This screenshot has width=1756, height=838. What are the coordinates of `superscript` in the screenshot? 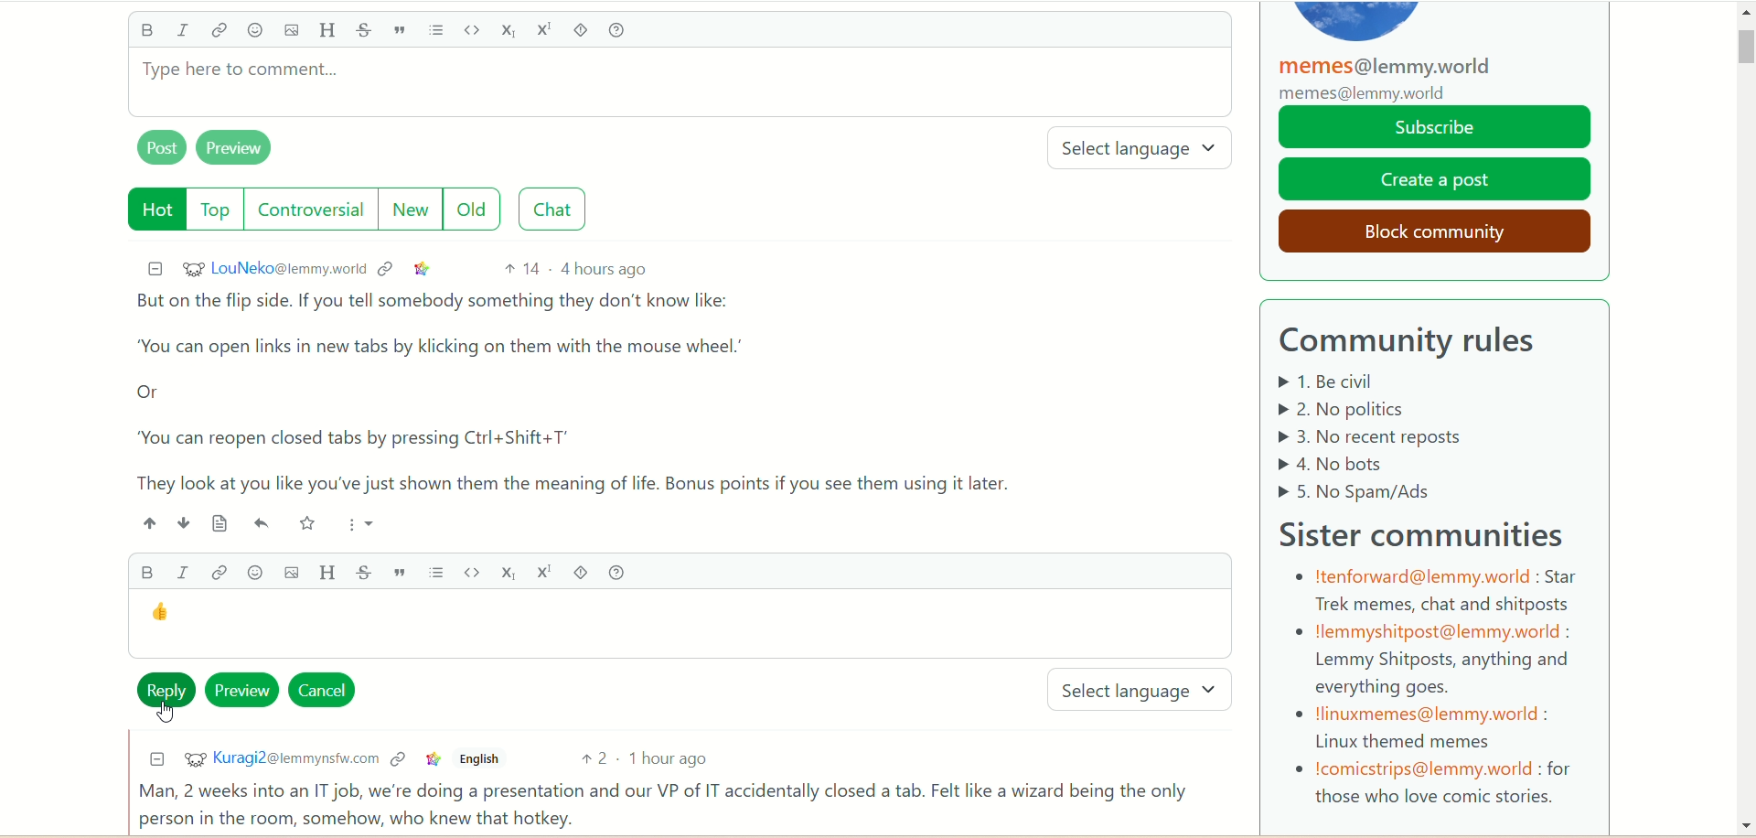 It's located at (545, 27).